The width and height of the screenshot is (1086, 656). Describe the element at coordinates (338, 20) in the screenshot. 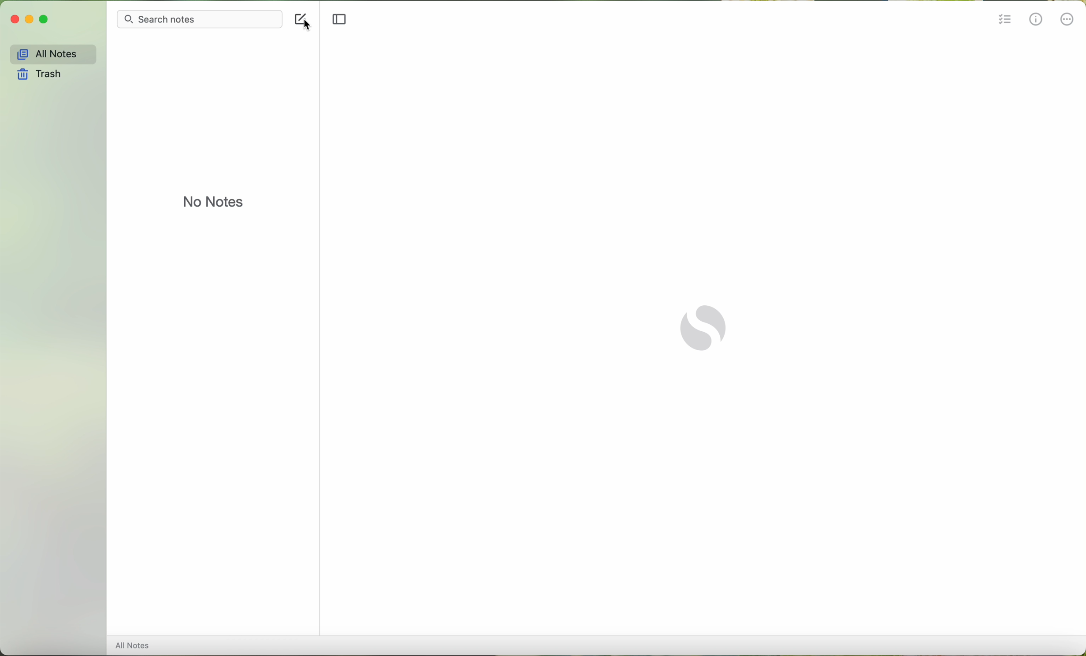

I see `toggle sidebr` at that location.